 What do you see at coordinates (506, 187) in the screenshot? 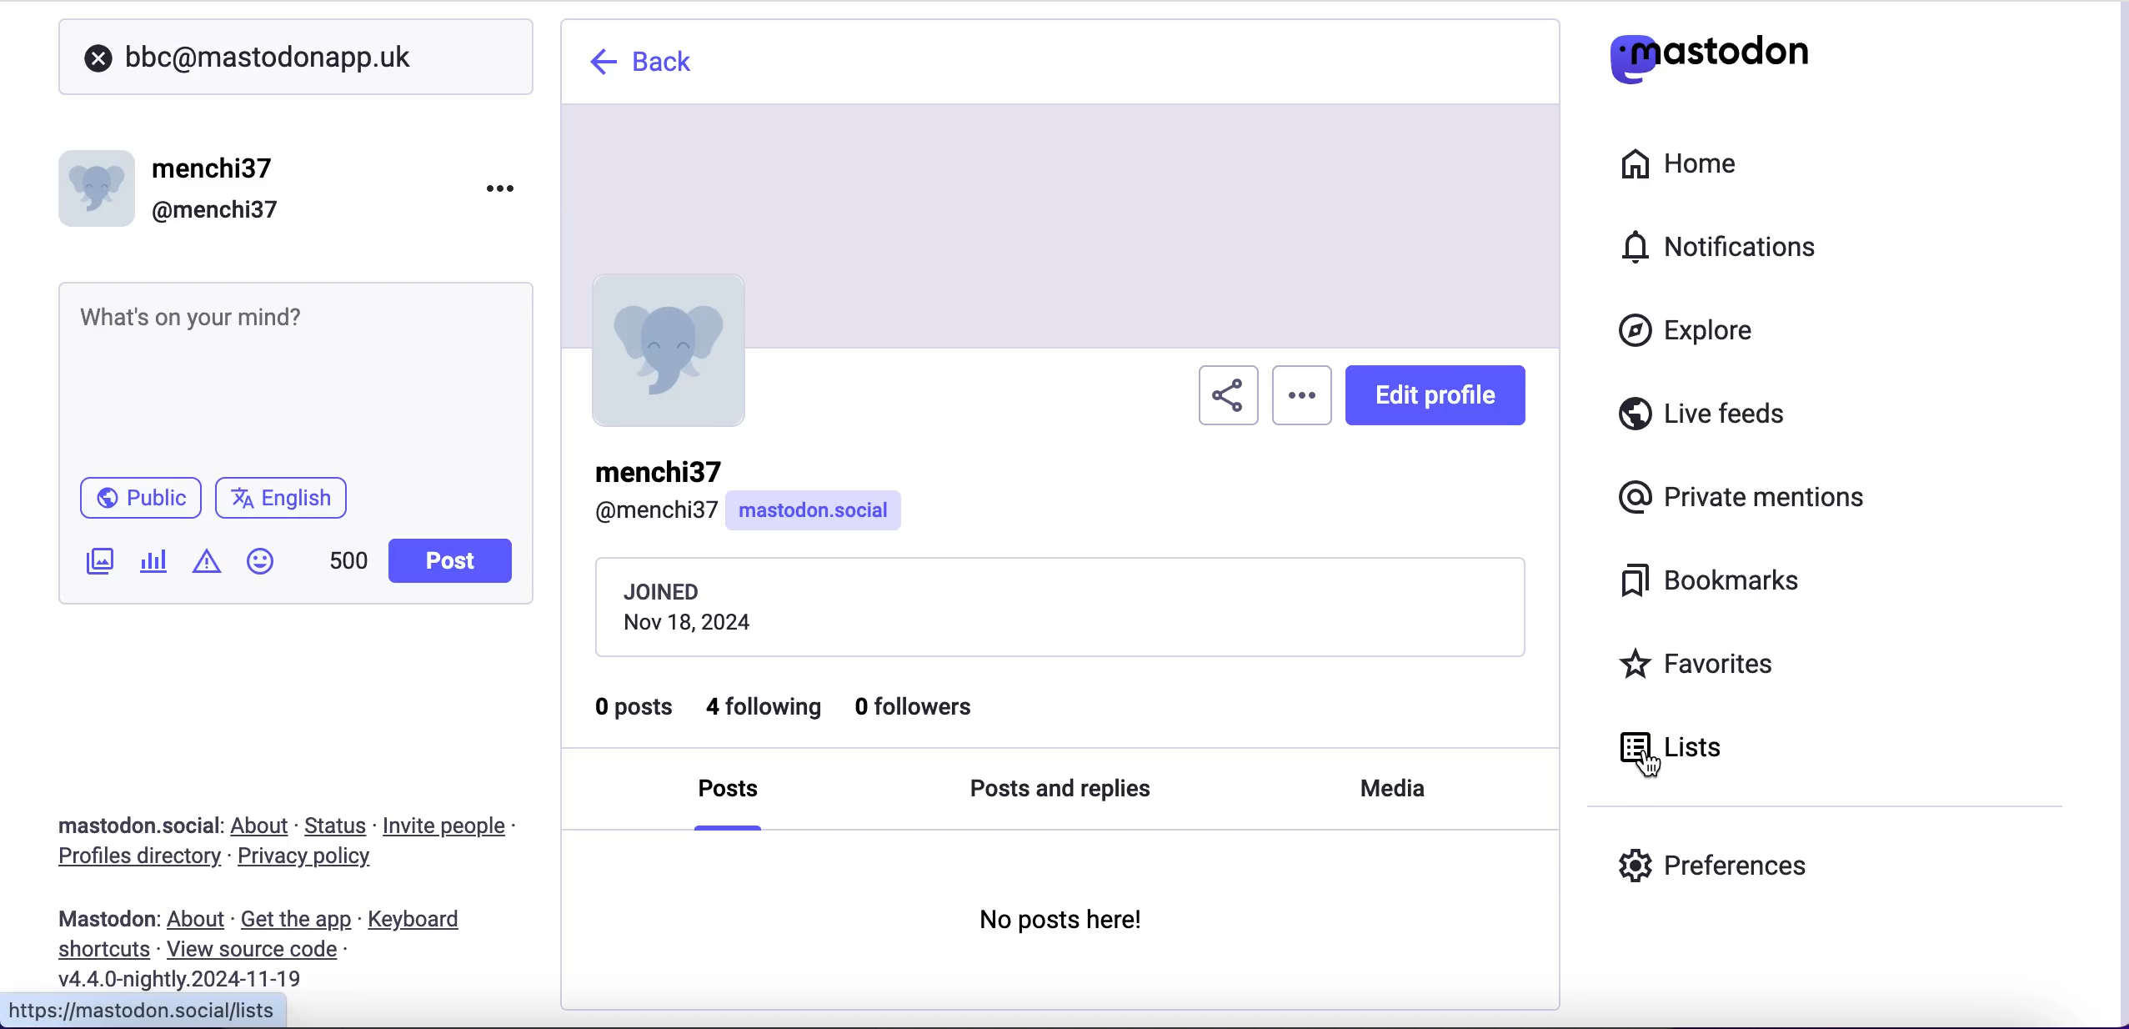
I see `menu options` at bounding box center [506, 187].